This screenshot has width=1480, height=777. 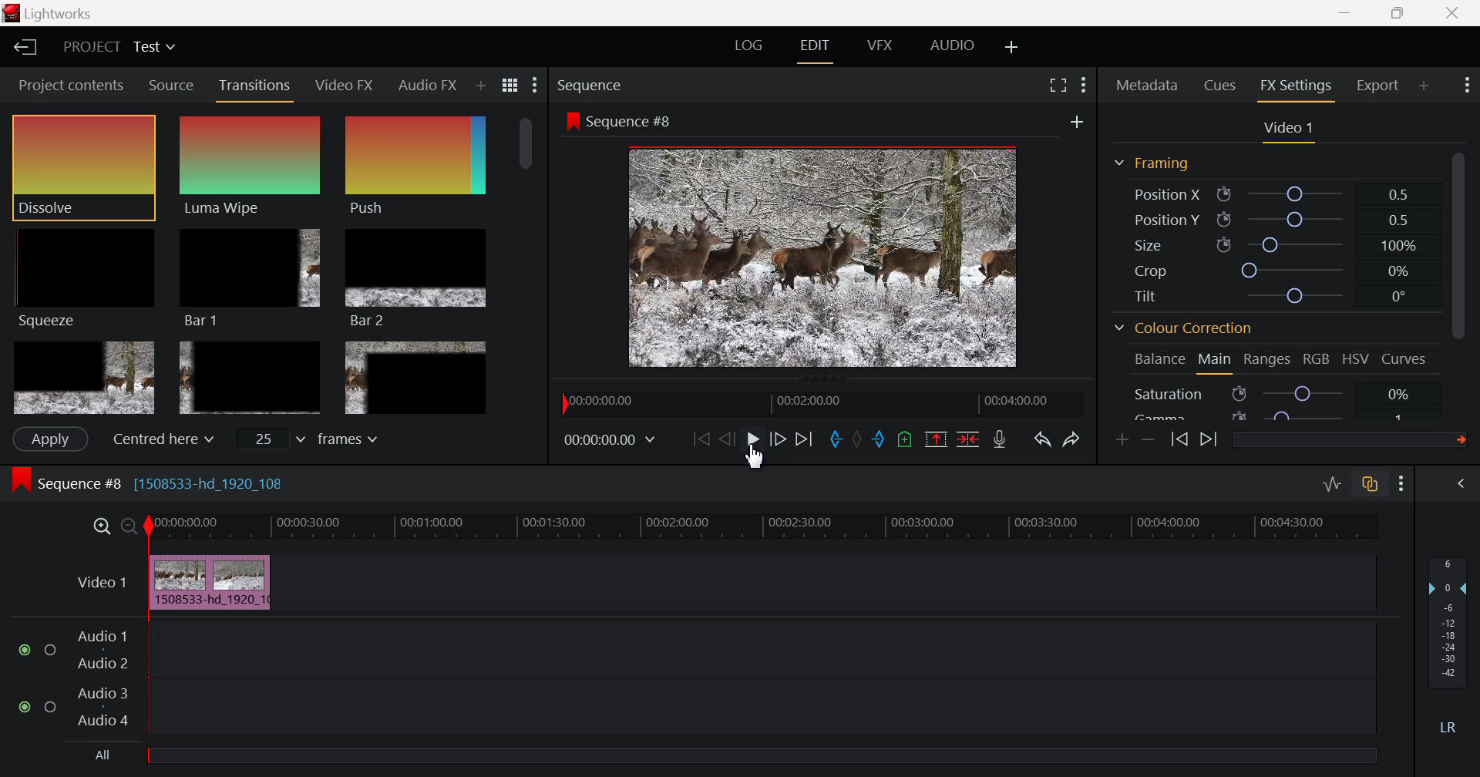 What do you see at coordinates (1041, 438) in the screenshot?
I see `Undo` at bounding box center [1041, 438].